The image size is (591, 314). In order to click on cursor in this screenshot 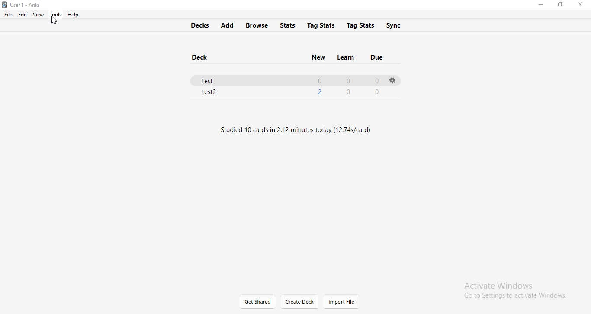, I will do `click(55, 21)`.